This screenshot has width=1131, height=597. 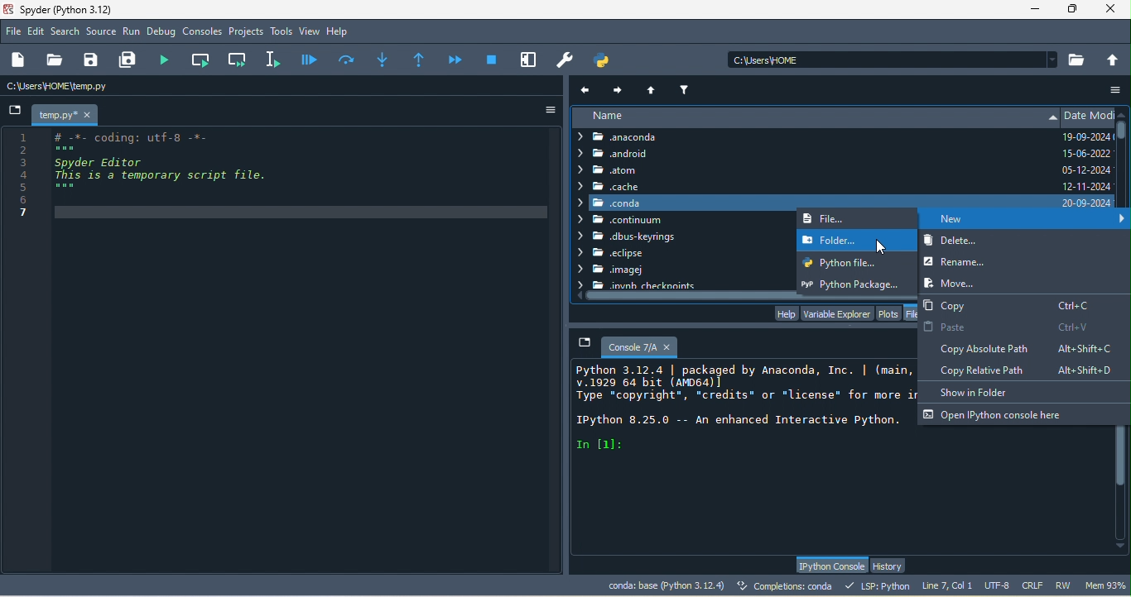 I want to click on c\users\home, so click(x=893, y=59).